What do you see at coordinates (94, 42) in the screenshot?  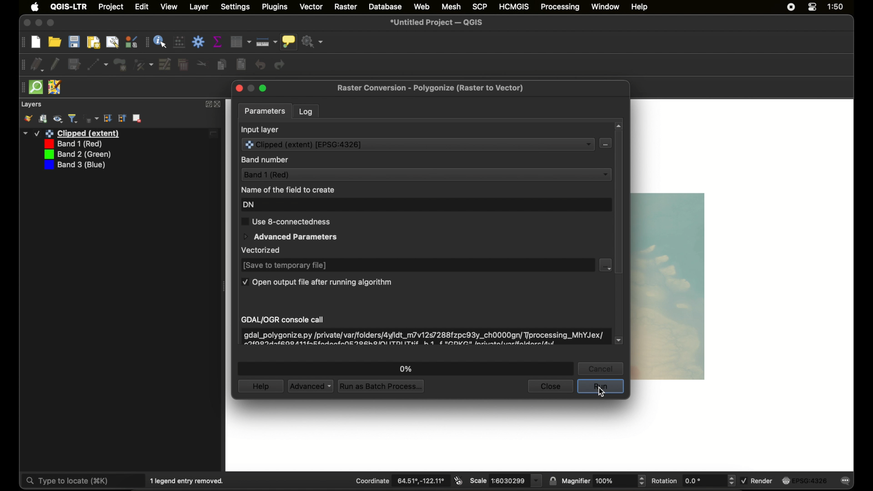 I see `new print layout` at bounding box center [94, 42].